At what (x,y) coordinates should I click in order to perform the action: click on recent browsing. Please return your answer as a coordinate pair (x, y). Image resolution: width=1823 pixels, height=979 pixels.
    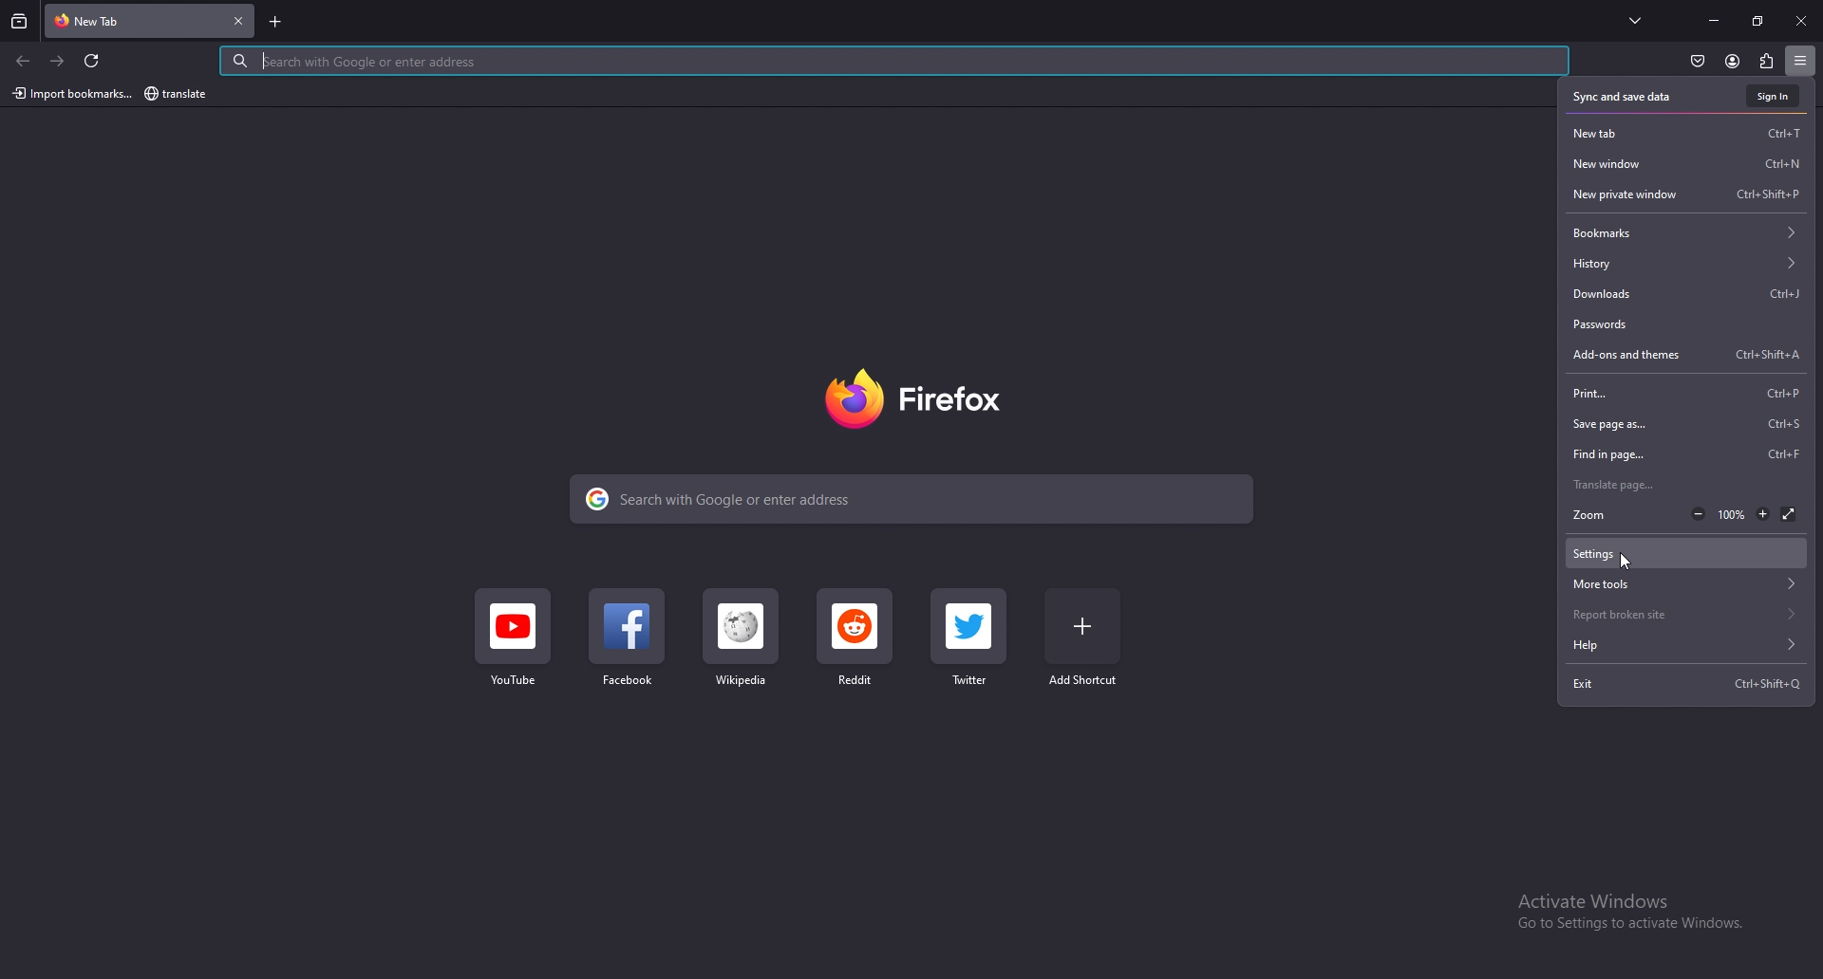
    Looking at the image, I should click on (19, 21).